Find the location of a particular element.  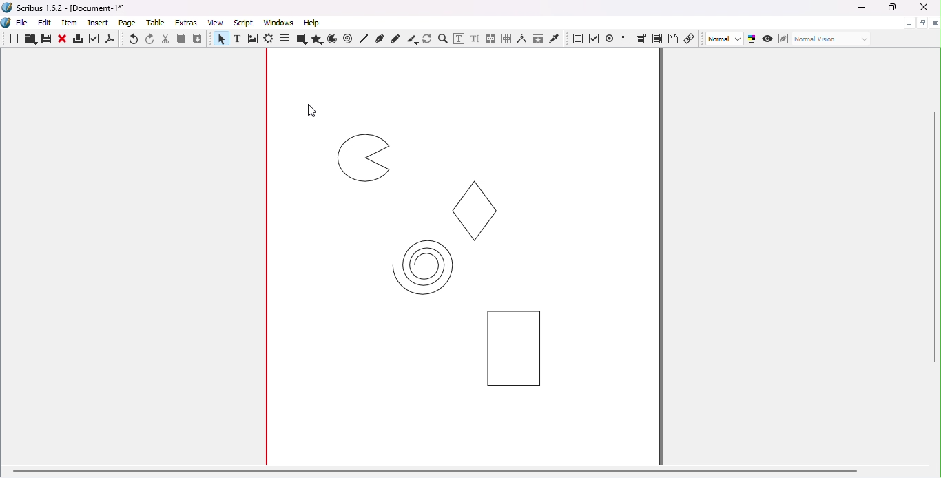

PDF combo box is located at coordinates (641, 39).